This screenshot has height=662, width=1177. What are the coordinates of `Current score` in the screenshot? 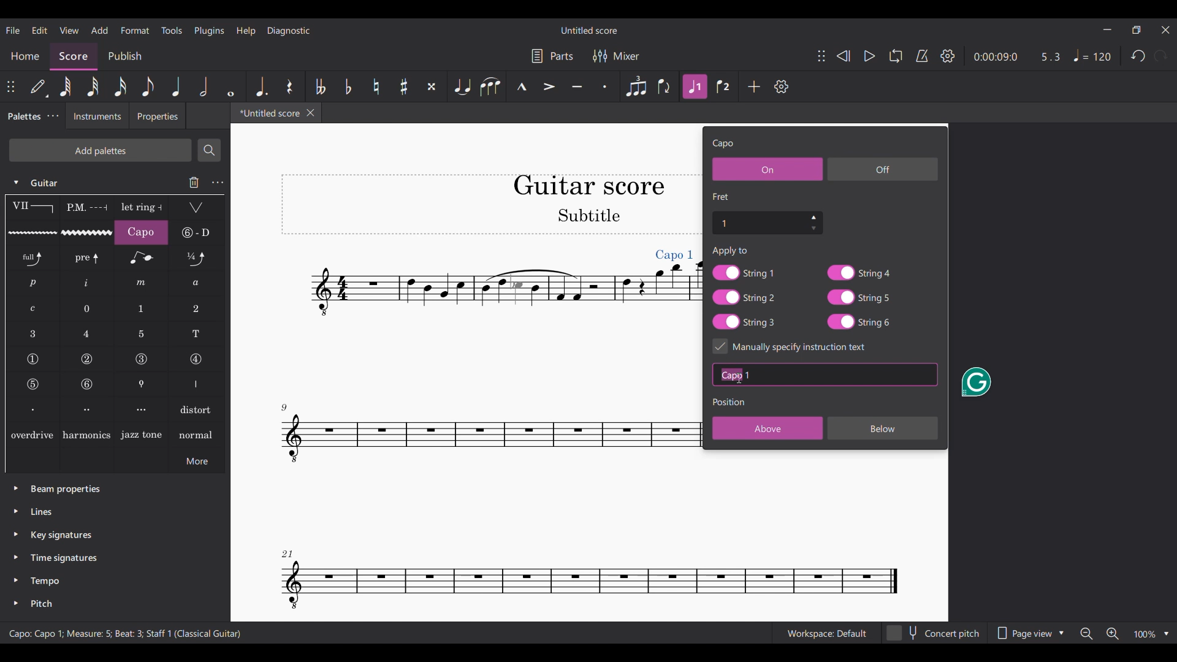 It's located at (441, 372).